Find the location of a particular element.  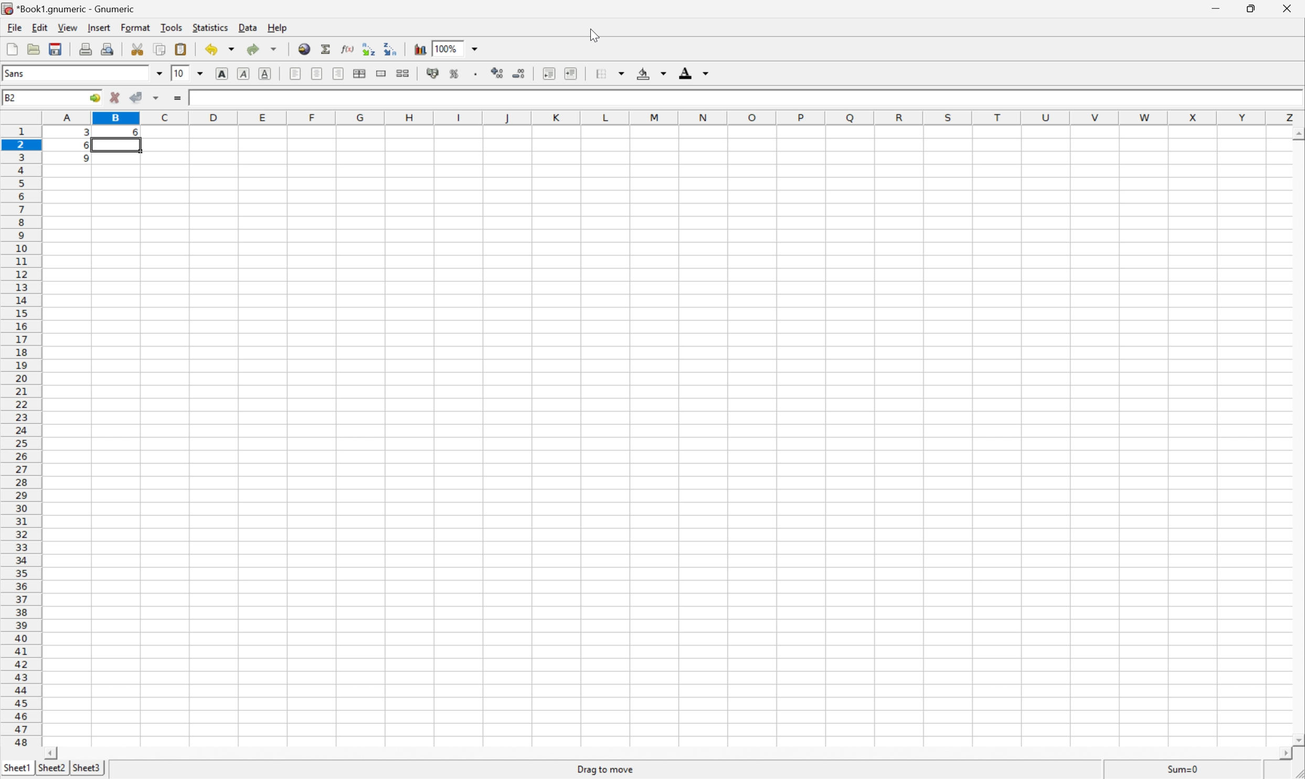

Background is located at coordinates (650, 73).